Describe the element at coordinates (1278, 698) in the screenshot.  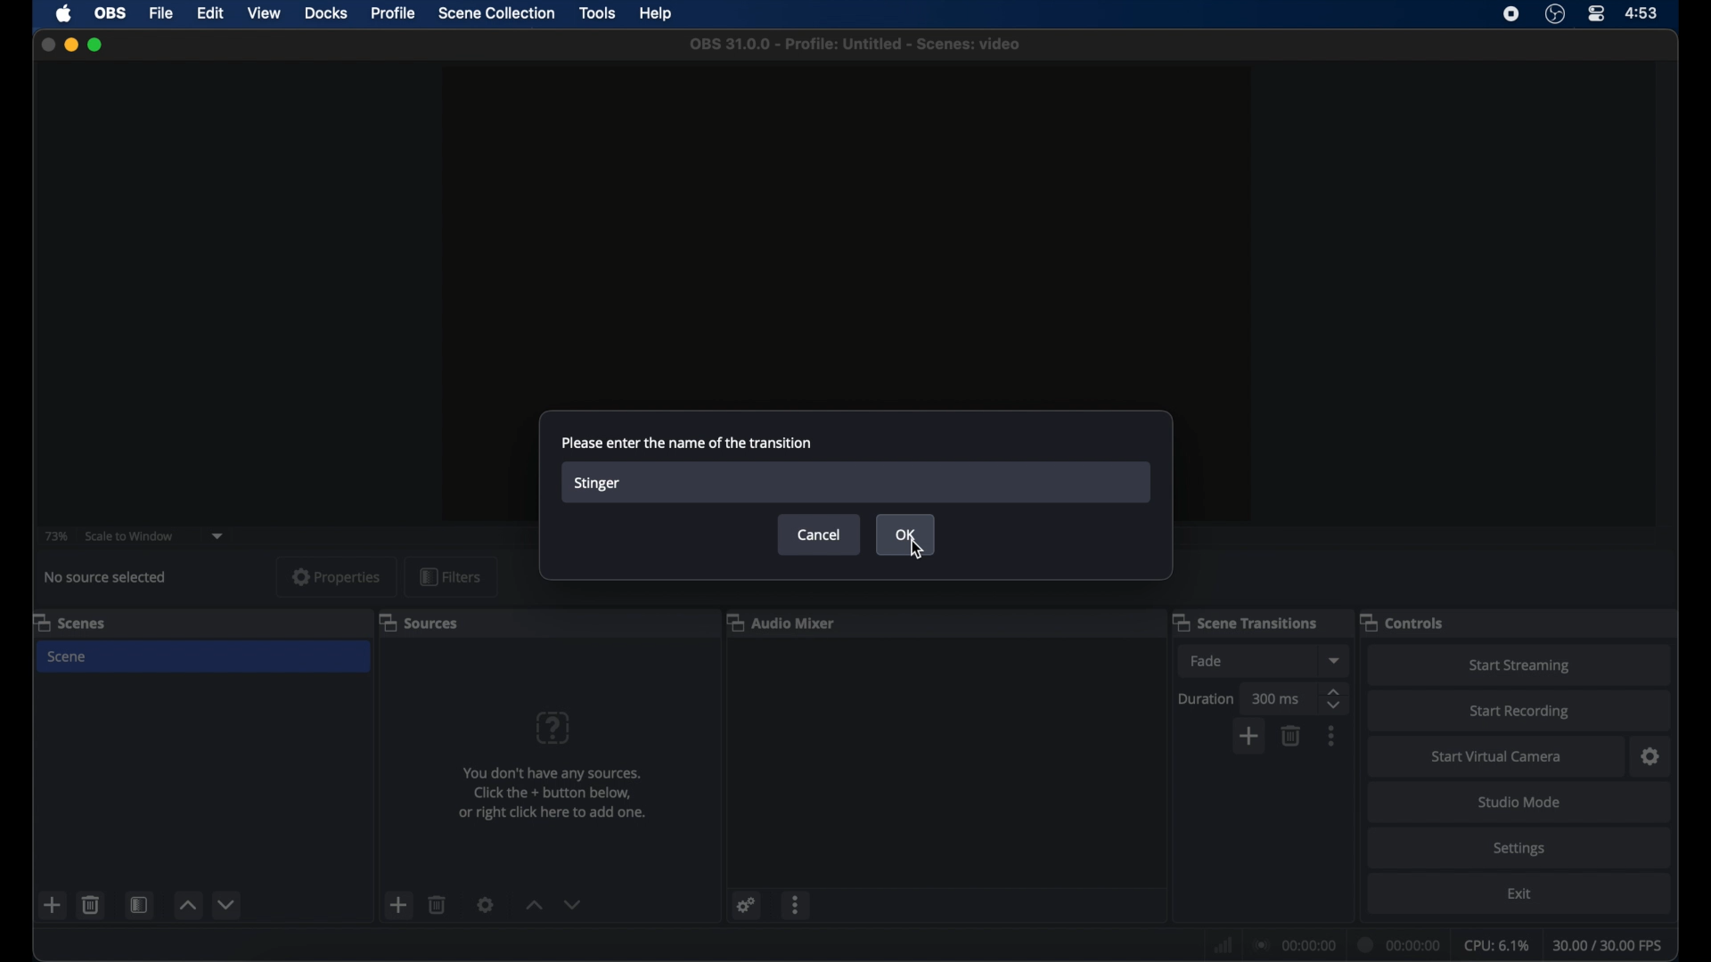
I see `300 ms` at that location.